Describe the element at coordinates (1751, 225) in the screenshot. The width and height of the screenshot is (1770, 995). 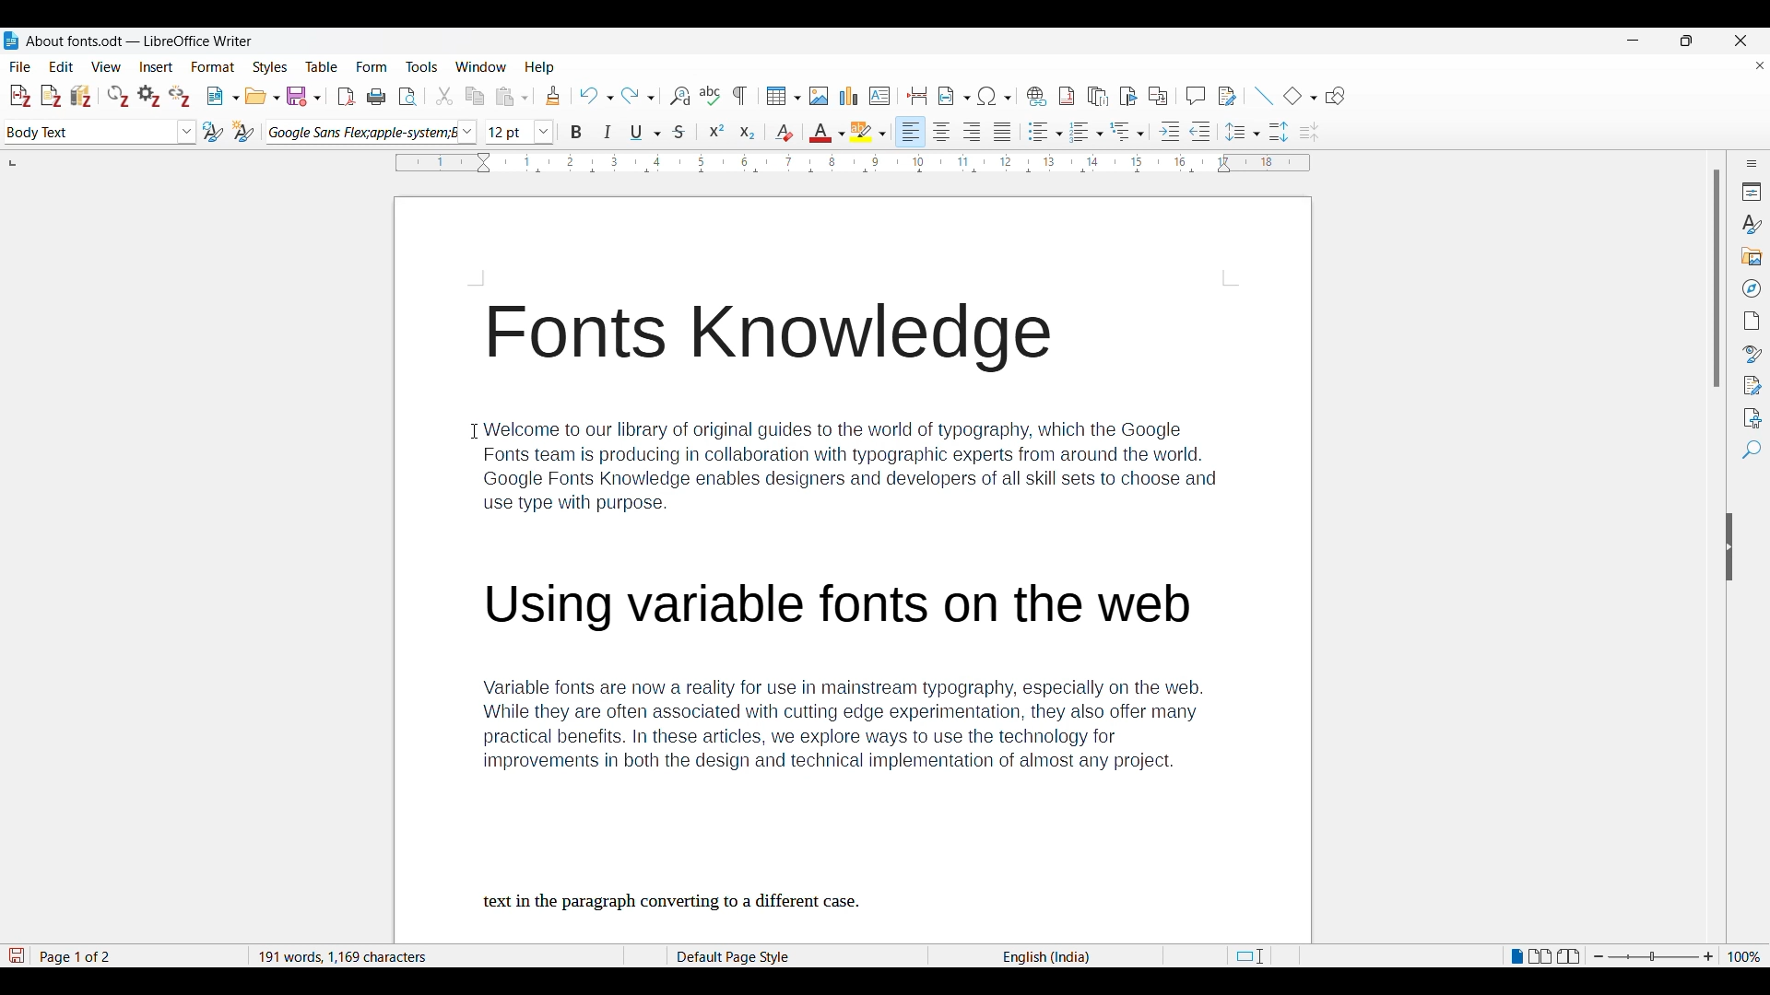
I see `Styles` at that location.